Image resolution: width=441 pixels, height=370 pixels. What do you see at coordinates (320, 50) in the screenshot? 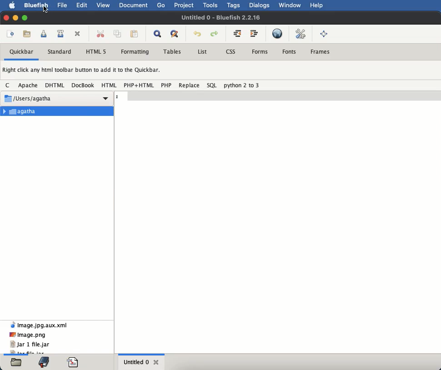
I see `frames` at bounding box center [320, 50].